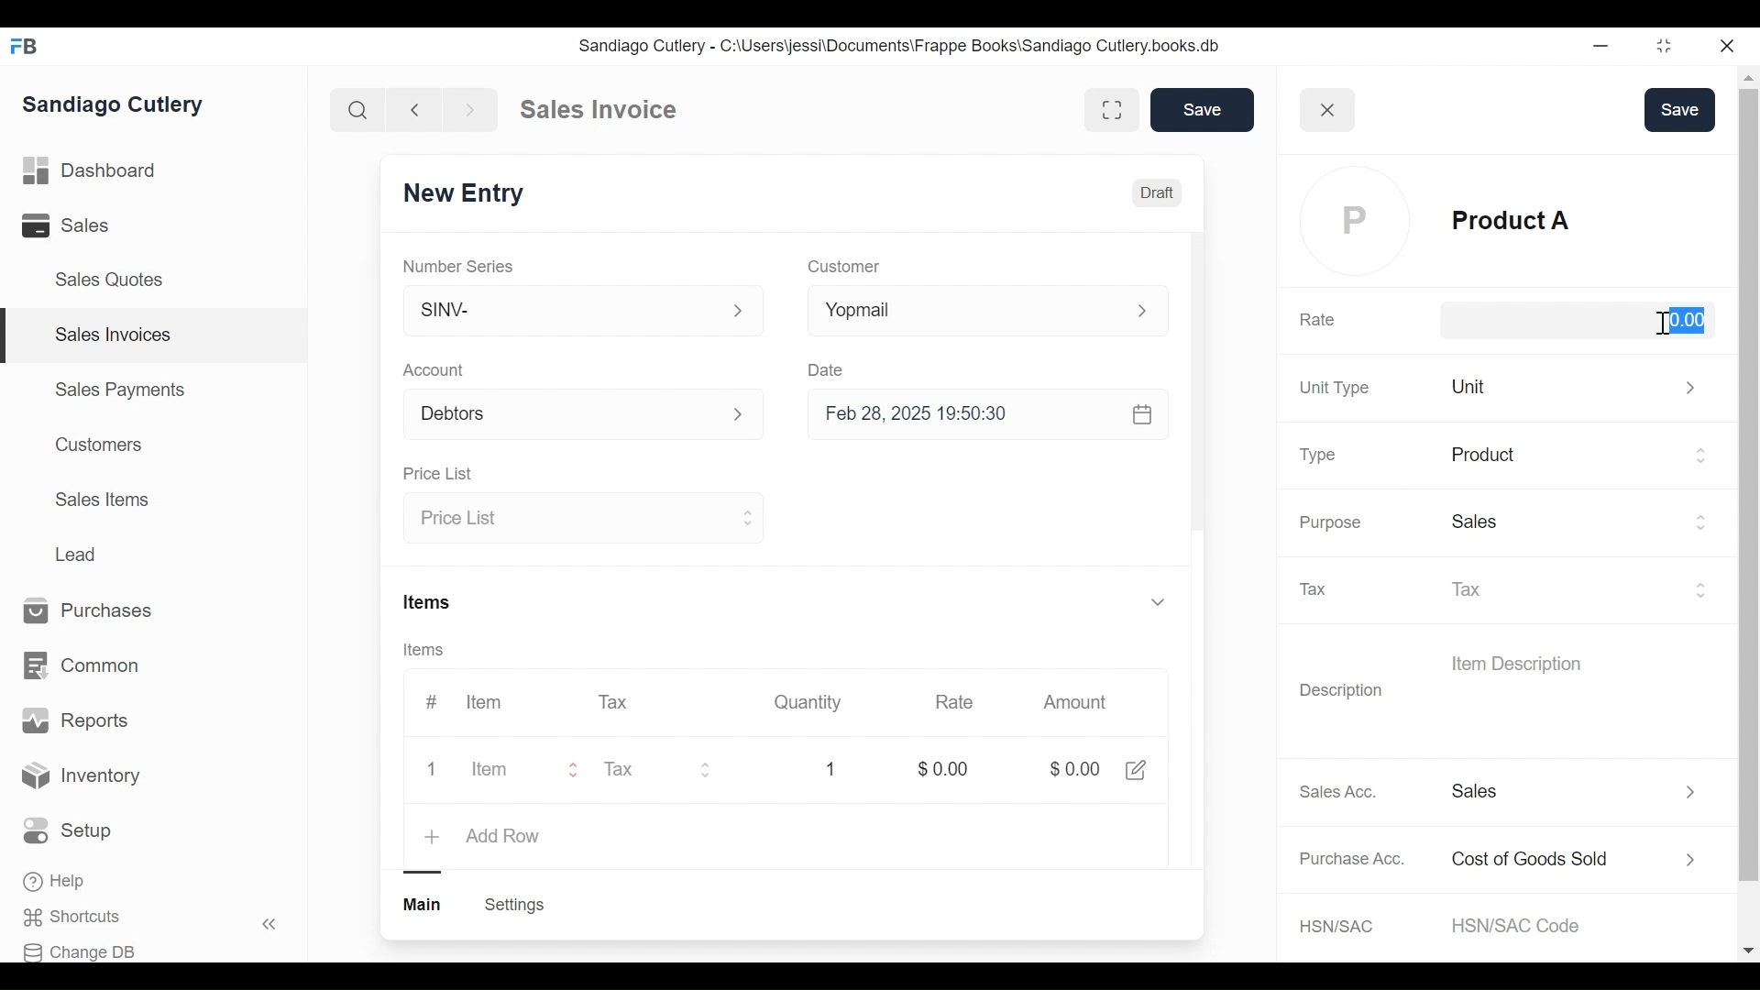 This screenshot has height=990, width=1760. What do you see at coordinates (115, 280) in the screenshot?
I see `Sales Quotes` at bounding box center [115, 280].